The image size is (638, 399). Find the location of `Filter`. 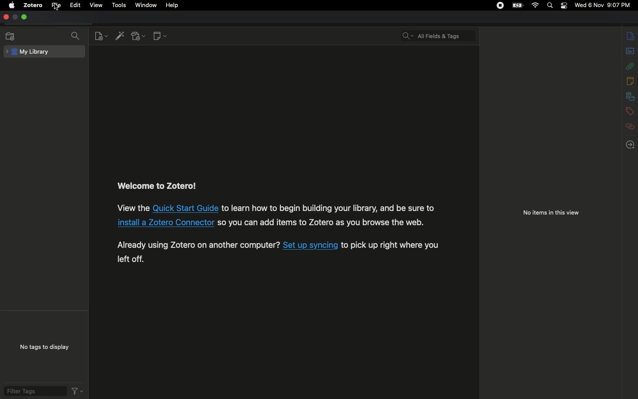

Filter is located at coordinates (77, 391).